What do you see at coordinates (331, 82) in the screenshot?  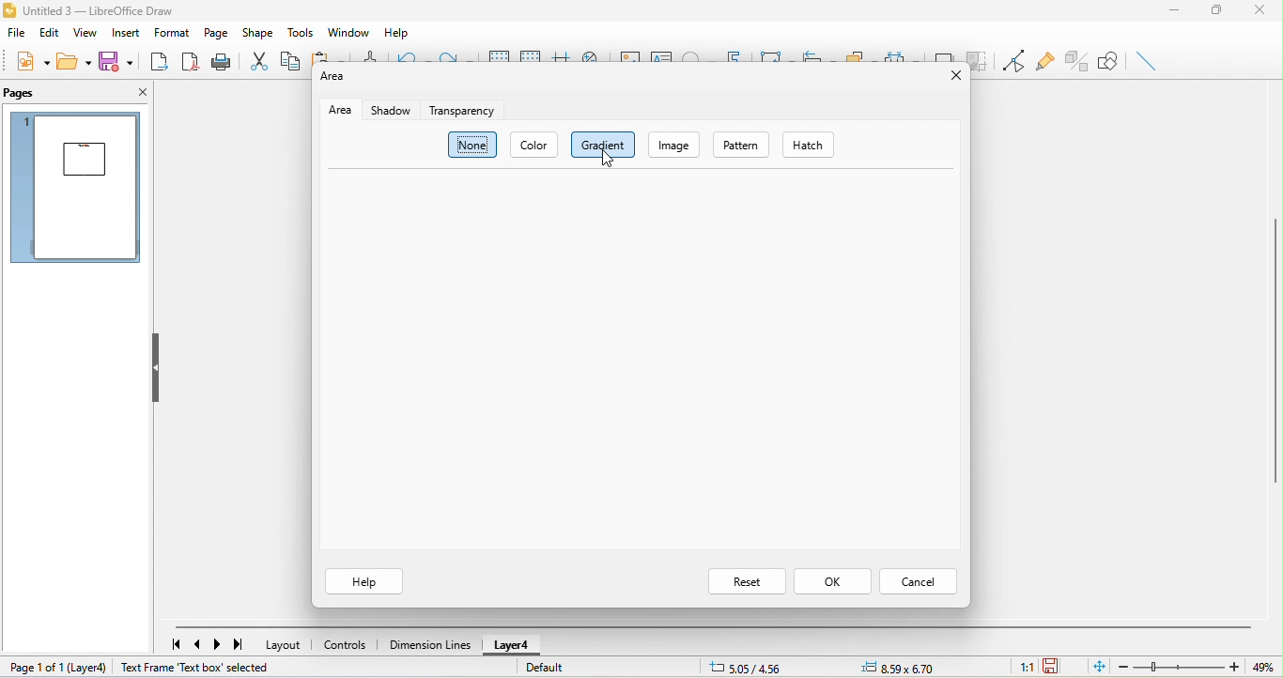 I see `area` at bounding box center [331, 82].